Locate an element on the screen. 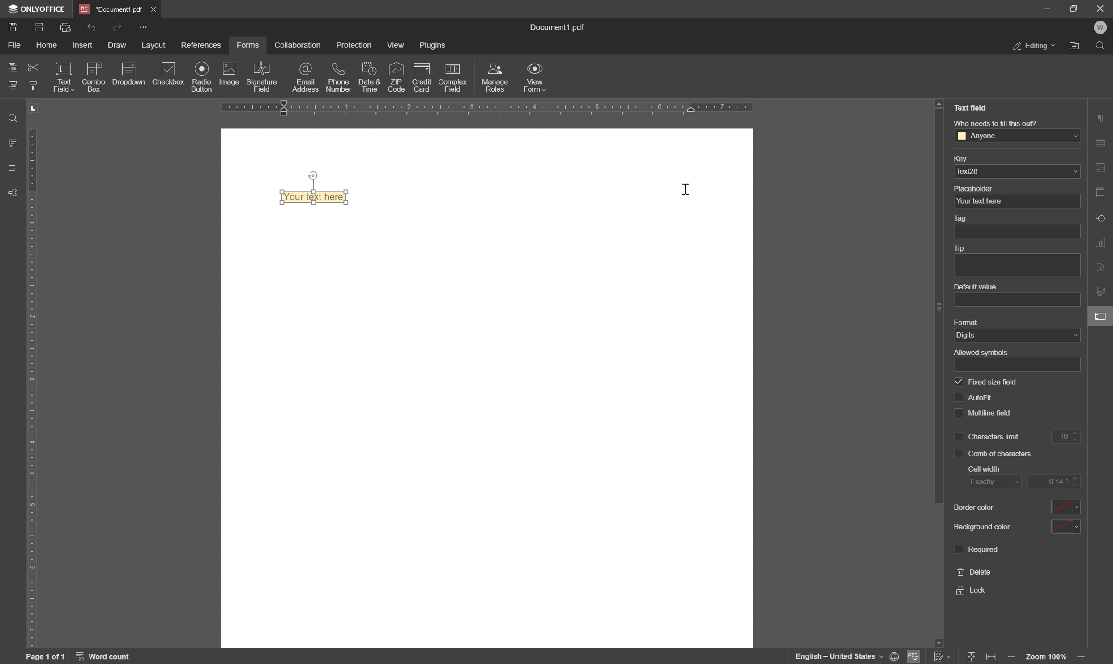 This screenshot has width=1113, height=664. copy is located at coordinates (12, 68).